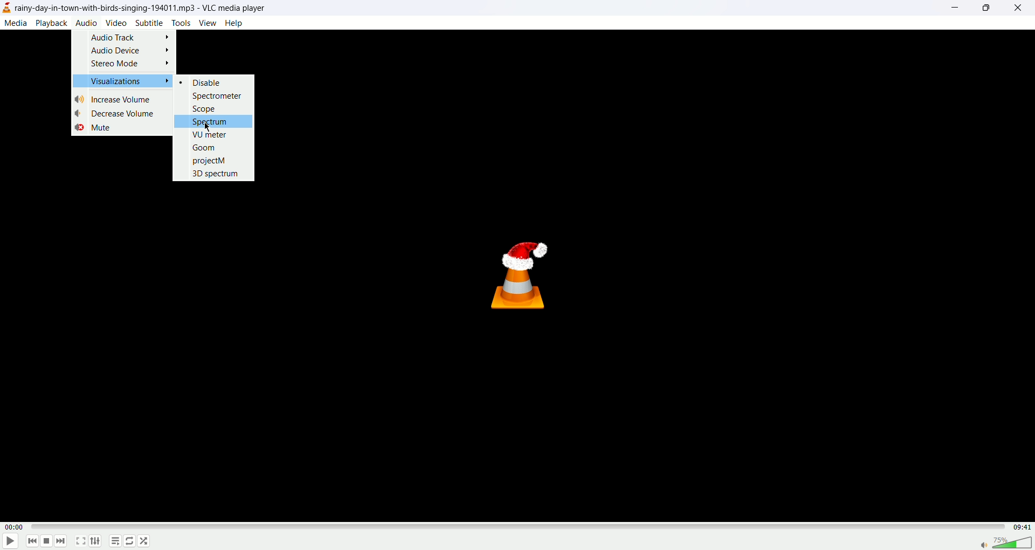  Describe the element at coordinates (985, 8) in the screenshot. I see `maximize` at that location.